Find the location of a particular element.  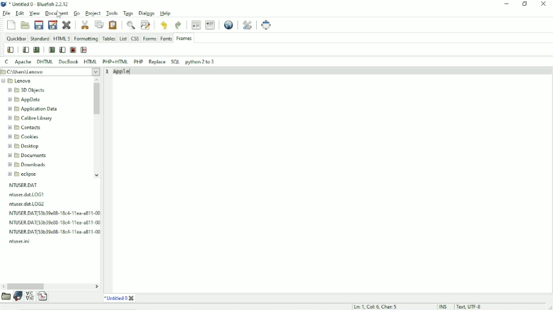

Minimize is located at coordinates (506, 4).